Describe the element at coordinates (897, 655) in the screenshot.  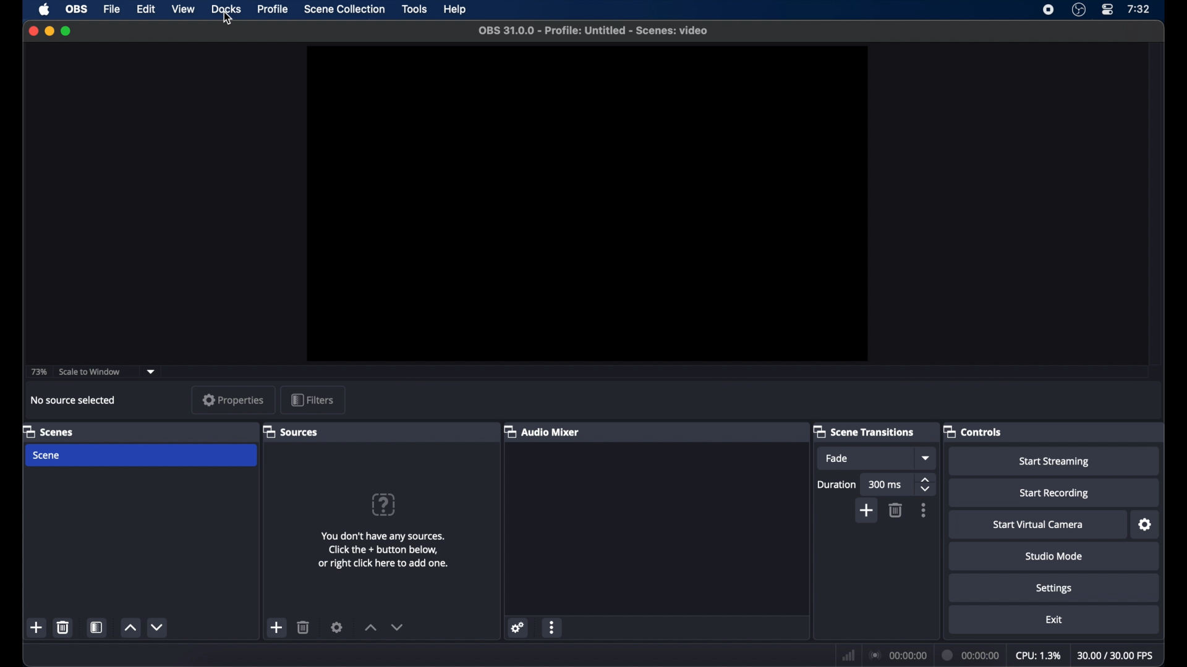
I see `00:00:00` at that location.